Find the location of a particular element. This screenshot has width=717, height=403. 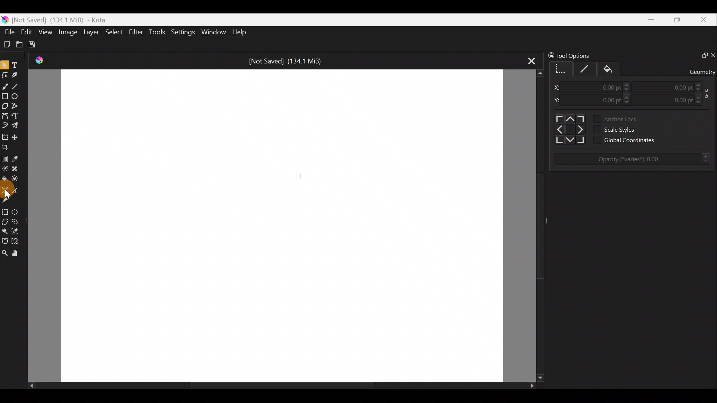

Tools is located at coordinates (158, 33).